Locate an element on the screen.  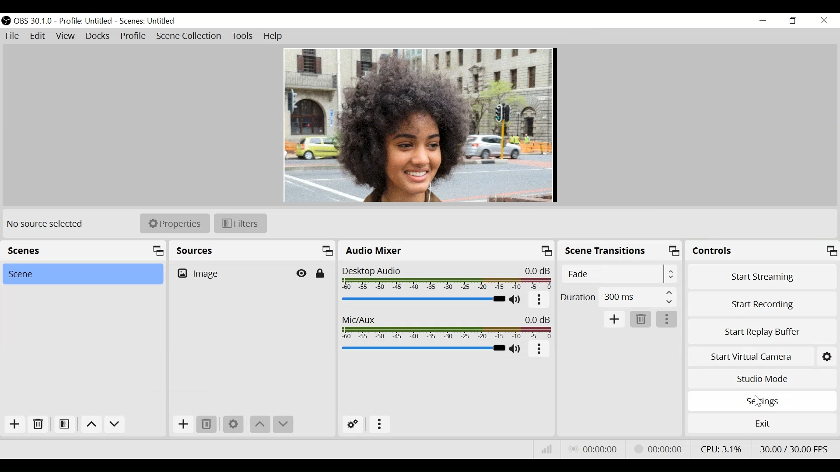
more options is located at coordinates (539, 349).